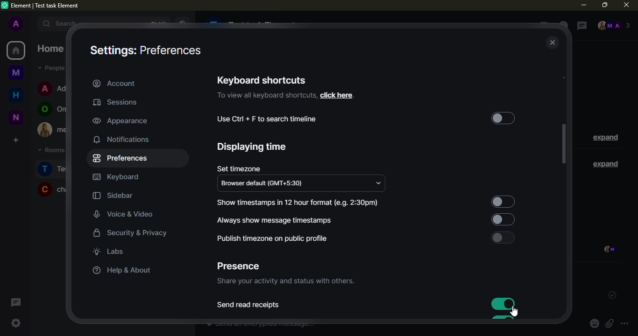  I want to click on myspace, so click(16, 72).